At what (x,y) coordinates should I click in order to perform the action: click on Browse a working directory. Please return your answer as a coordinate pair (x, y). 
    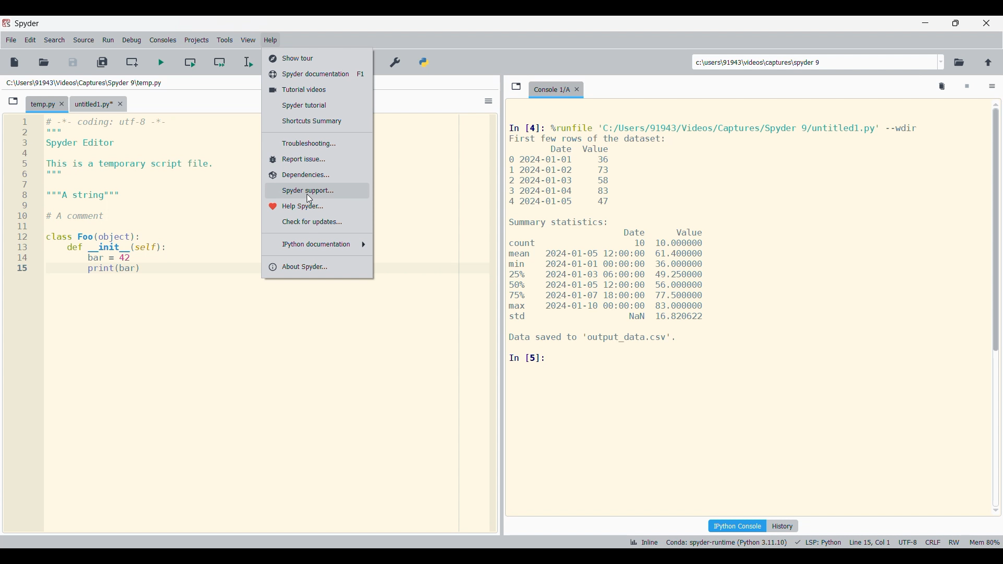
    Looking at the image, I should click on (959, 63).